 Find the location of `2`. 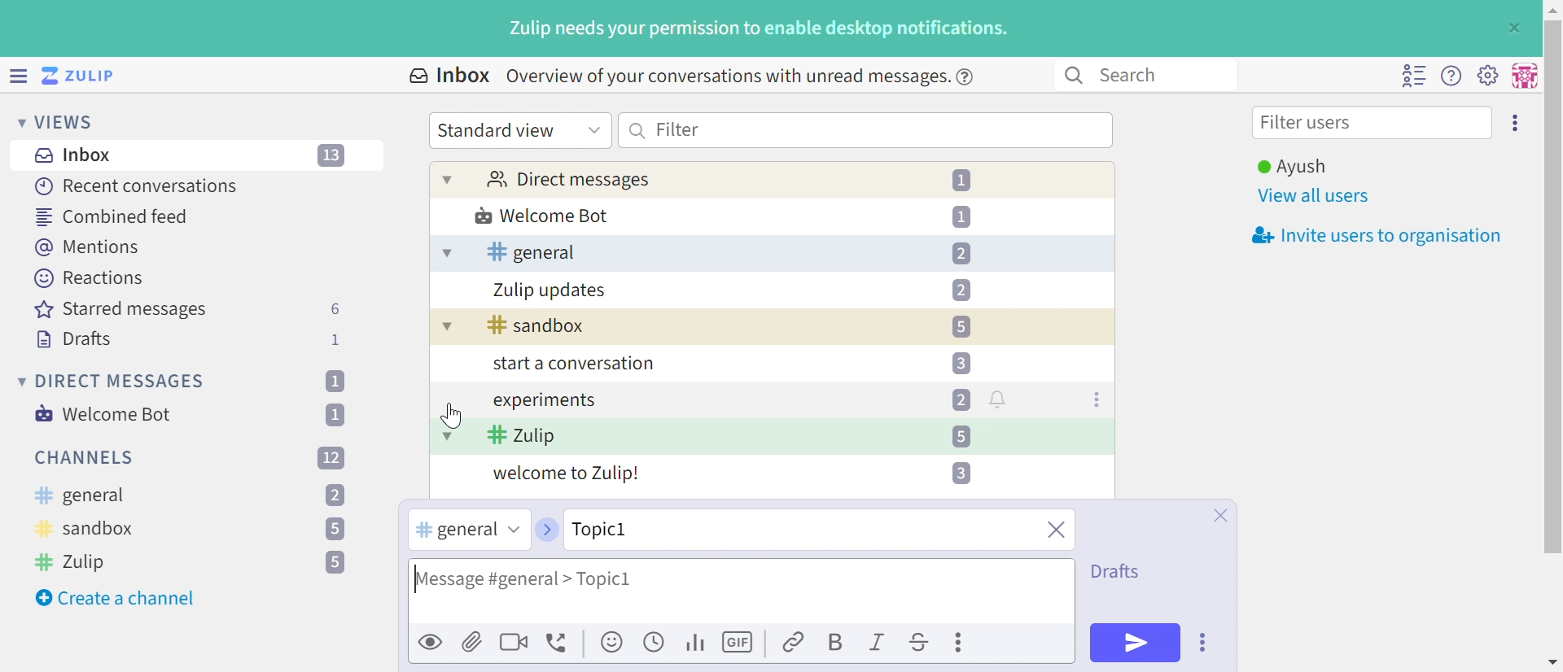

2 is located at coordinates (961, 254).